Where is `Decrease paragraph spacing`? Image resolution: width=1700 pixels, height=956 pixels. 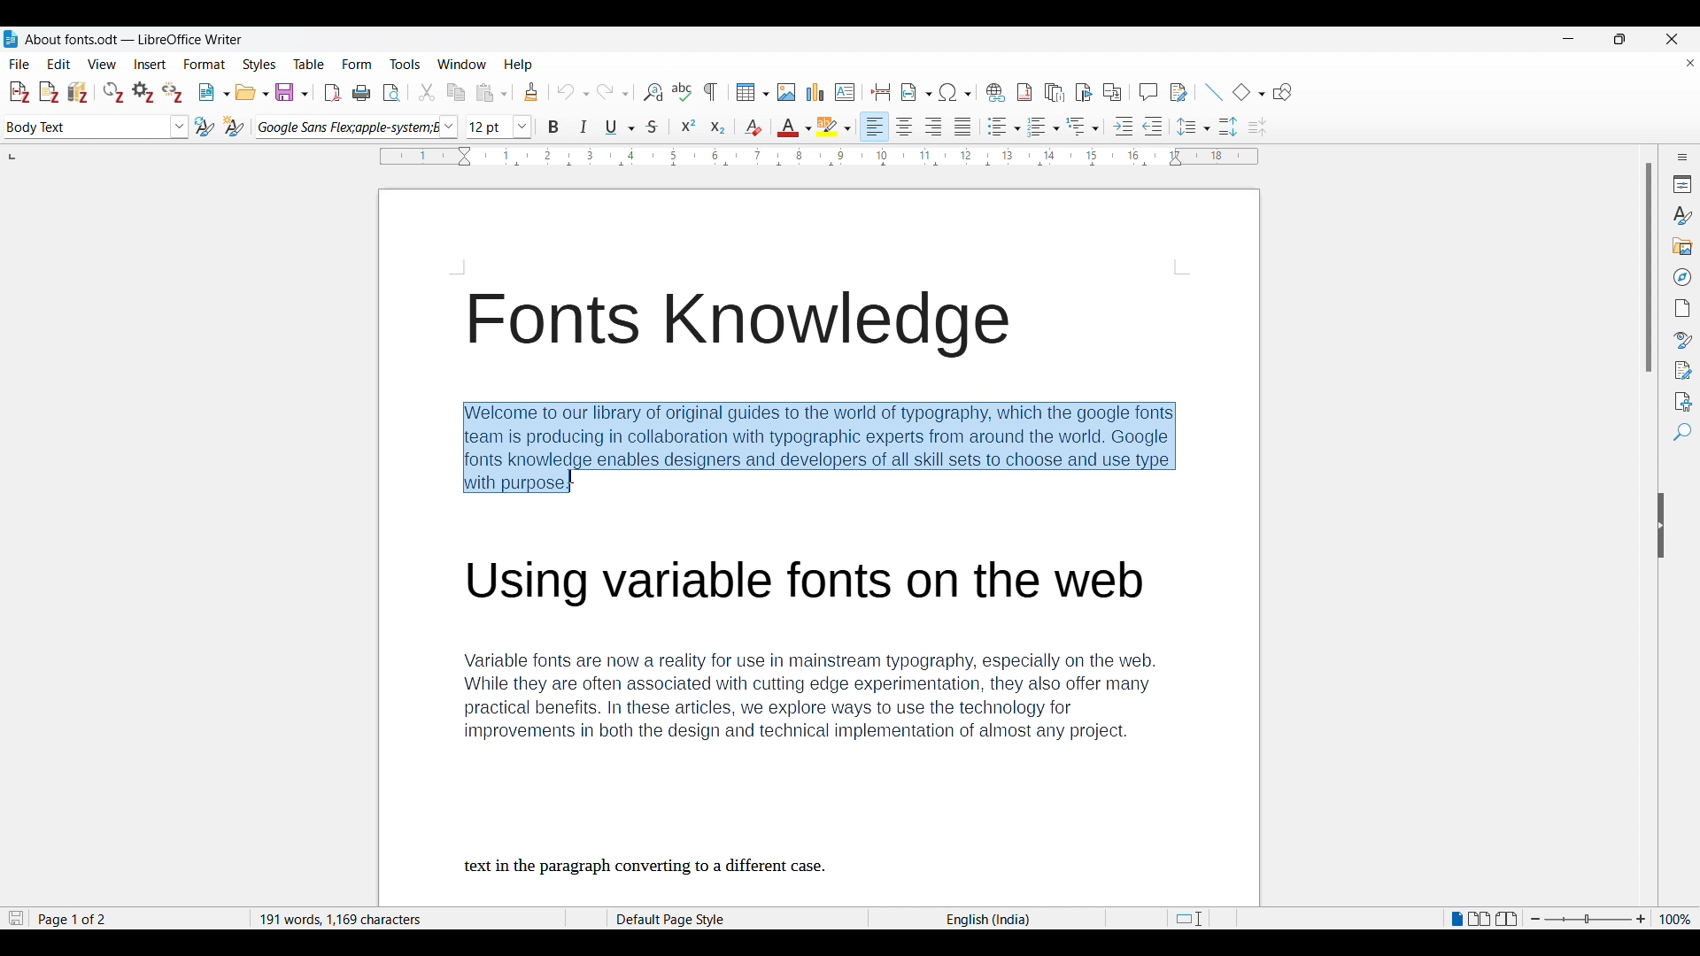
Decrease paragraph spacing is located at coordinates (1257, 127).